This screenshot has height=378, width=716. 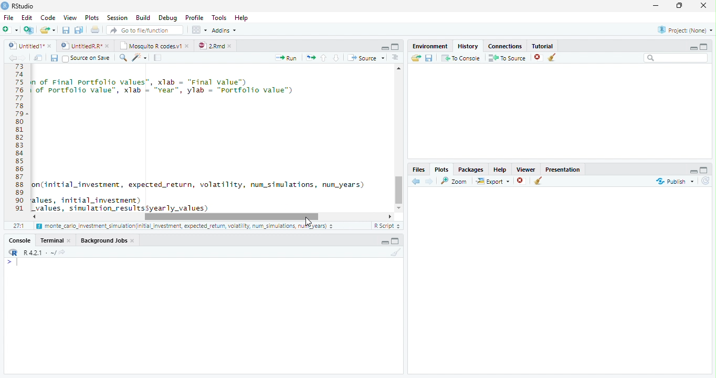 I want to click on Re-run the previous code region, so click(x=310, y=58).